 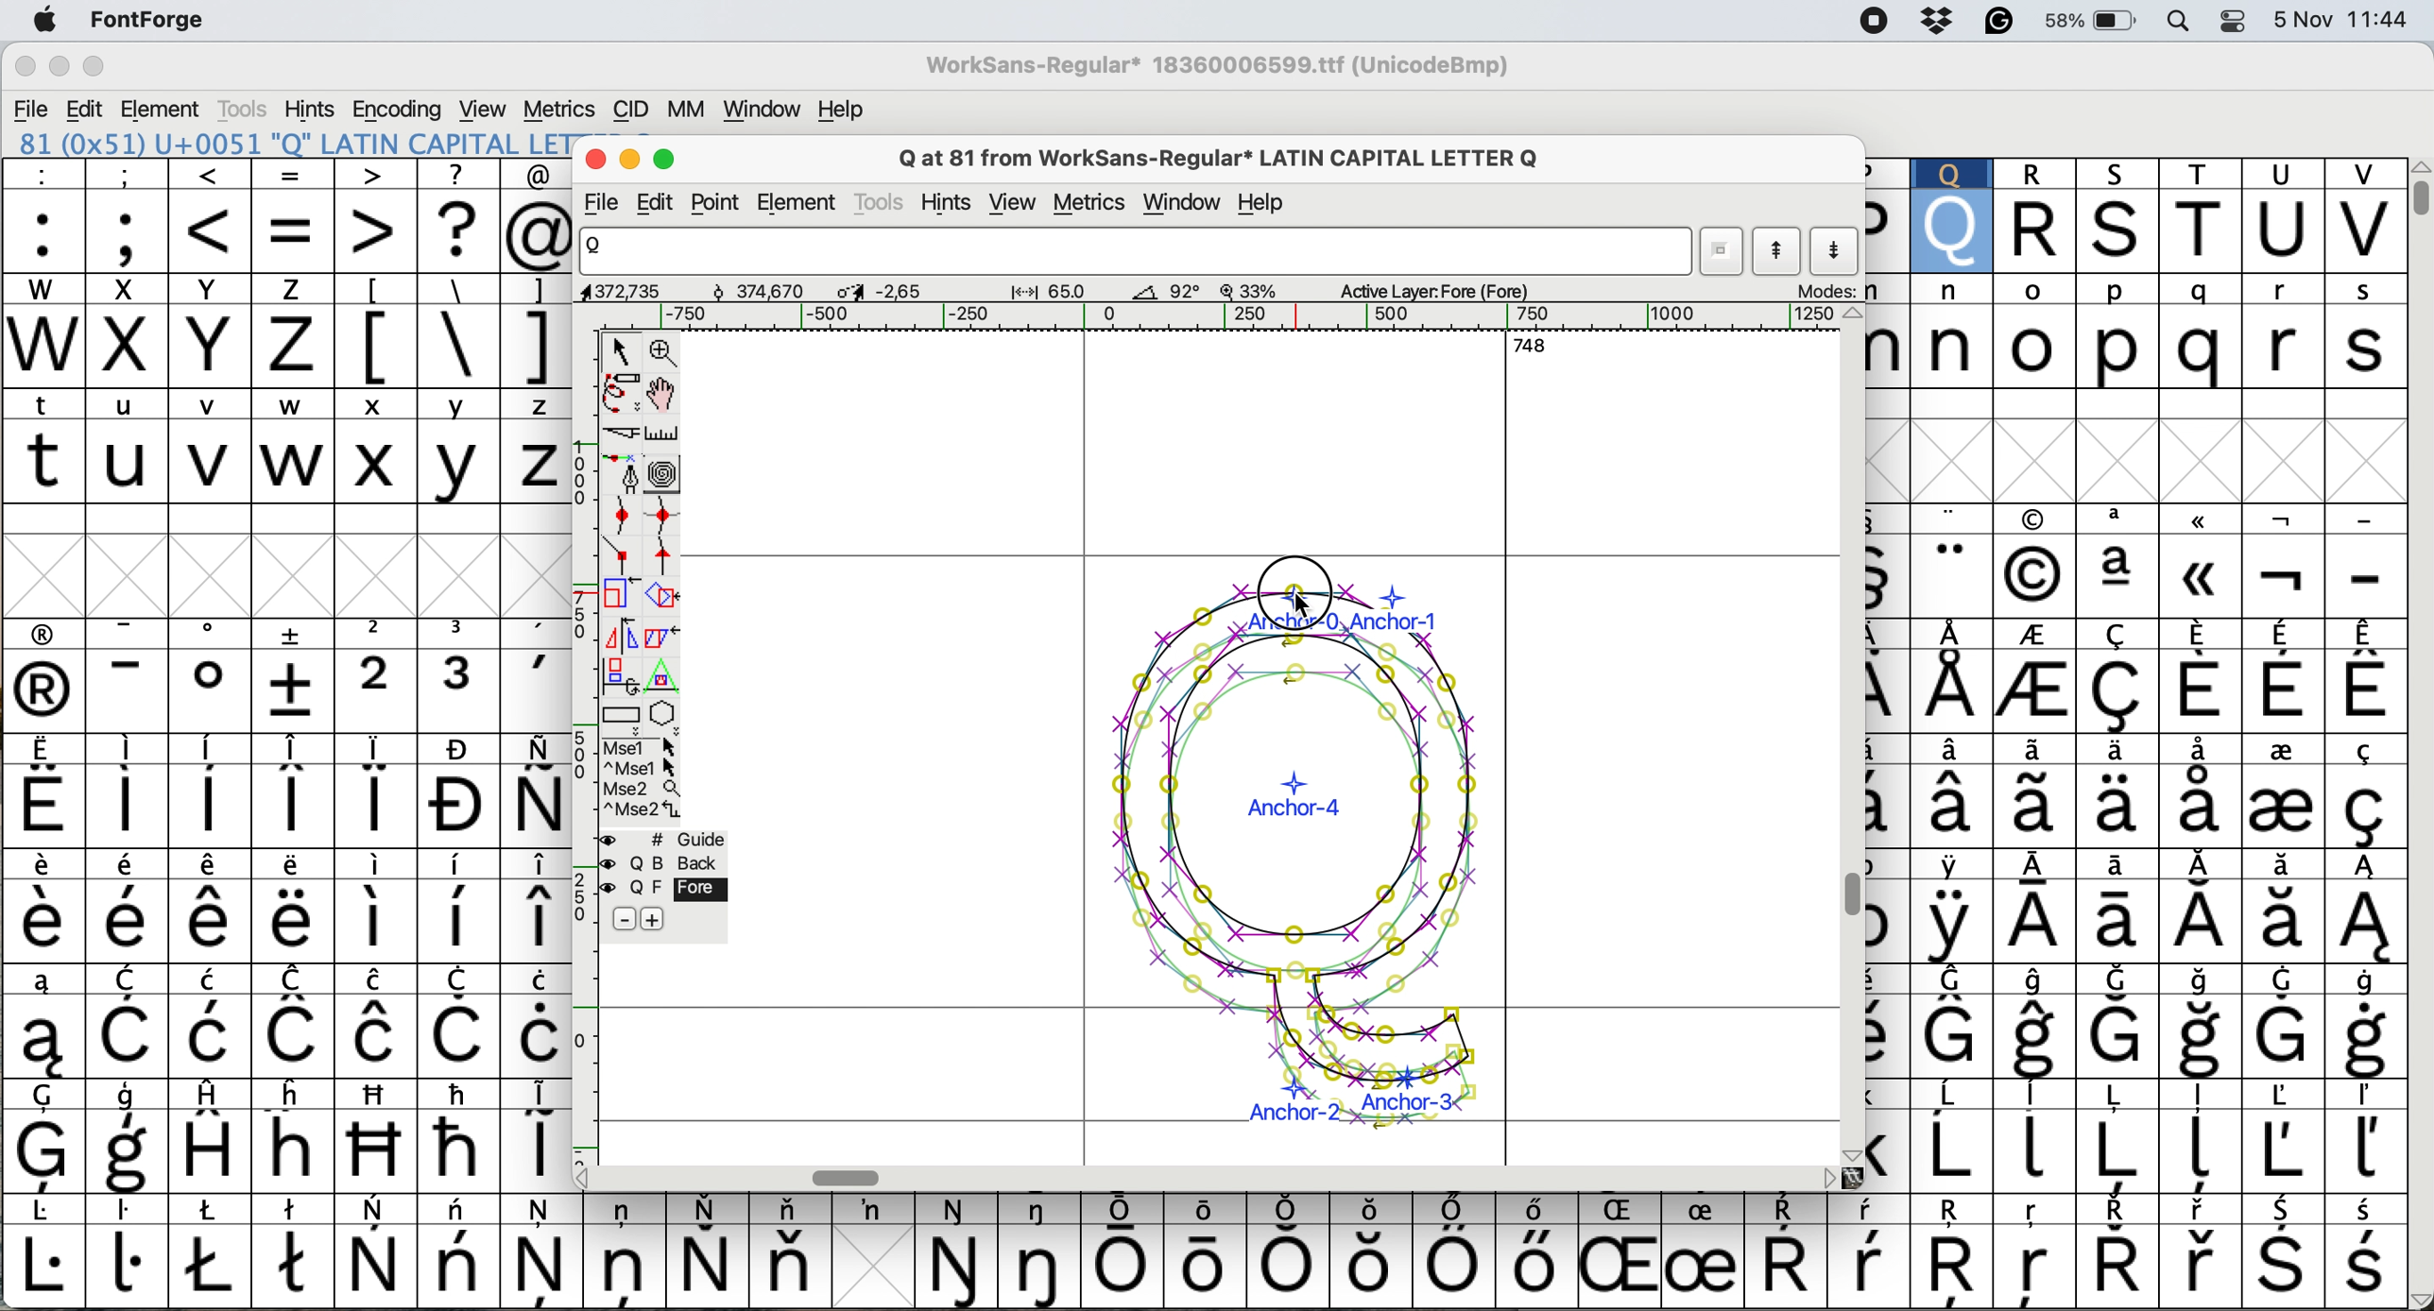 What do you see at coordinates (296, 180) in the screenshot?
I see `special characters` at bounding box center [296, 180].